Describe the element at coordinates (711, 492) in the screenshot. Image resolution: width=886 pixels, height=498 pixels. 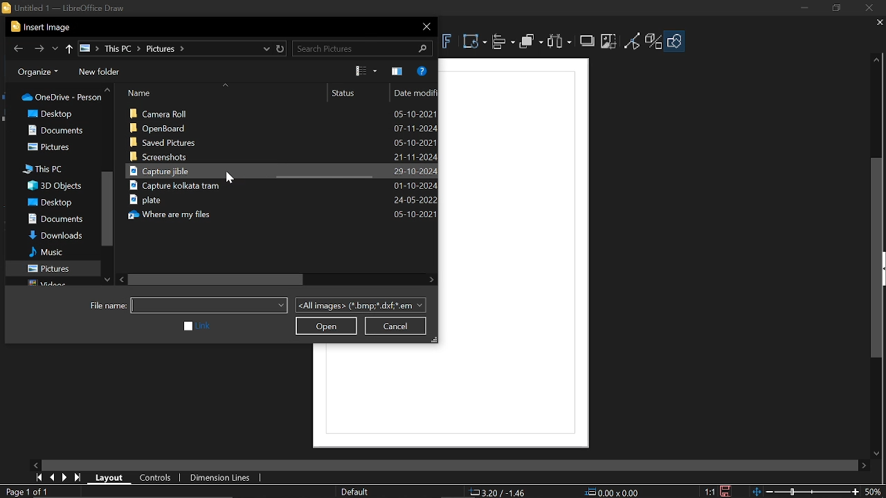
I see `Scaling factor of the document` at that location.